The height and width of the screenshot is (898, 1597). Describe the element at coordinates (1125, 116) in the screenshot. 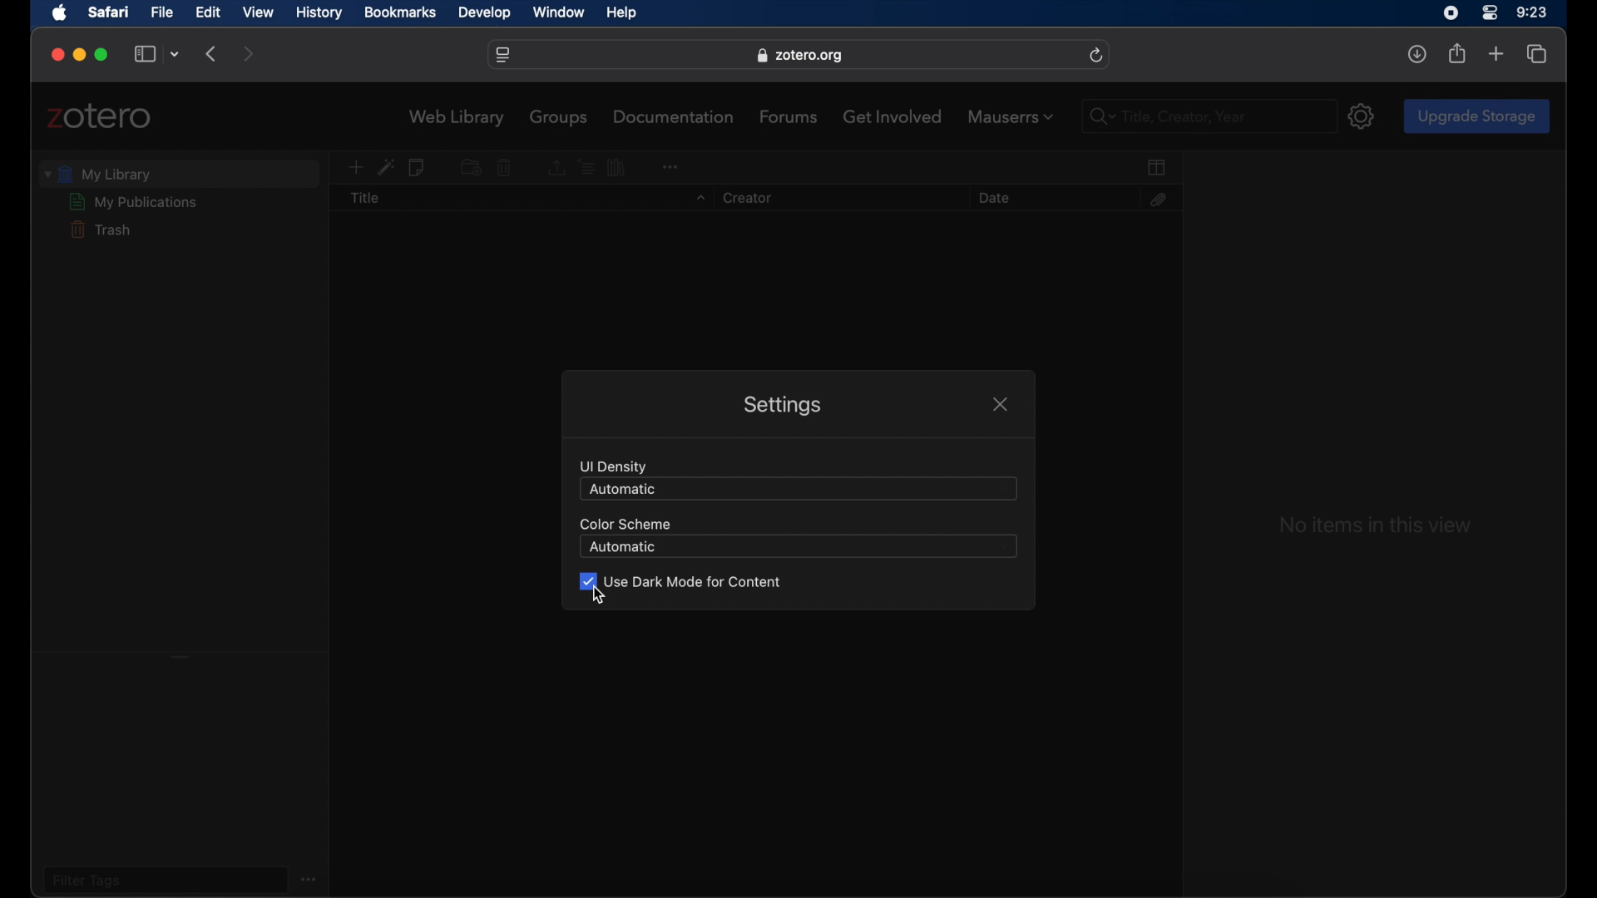

I see `text cursor` at that location.